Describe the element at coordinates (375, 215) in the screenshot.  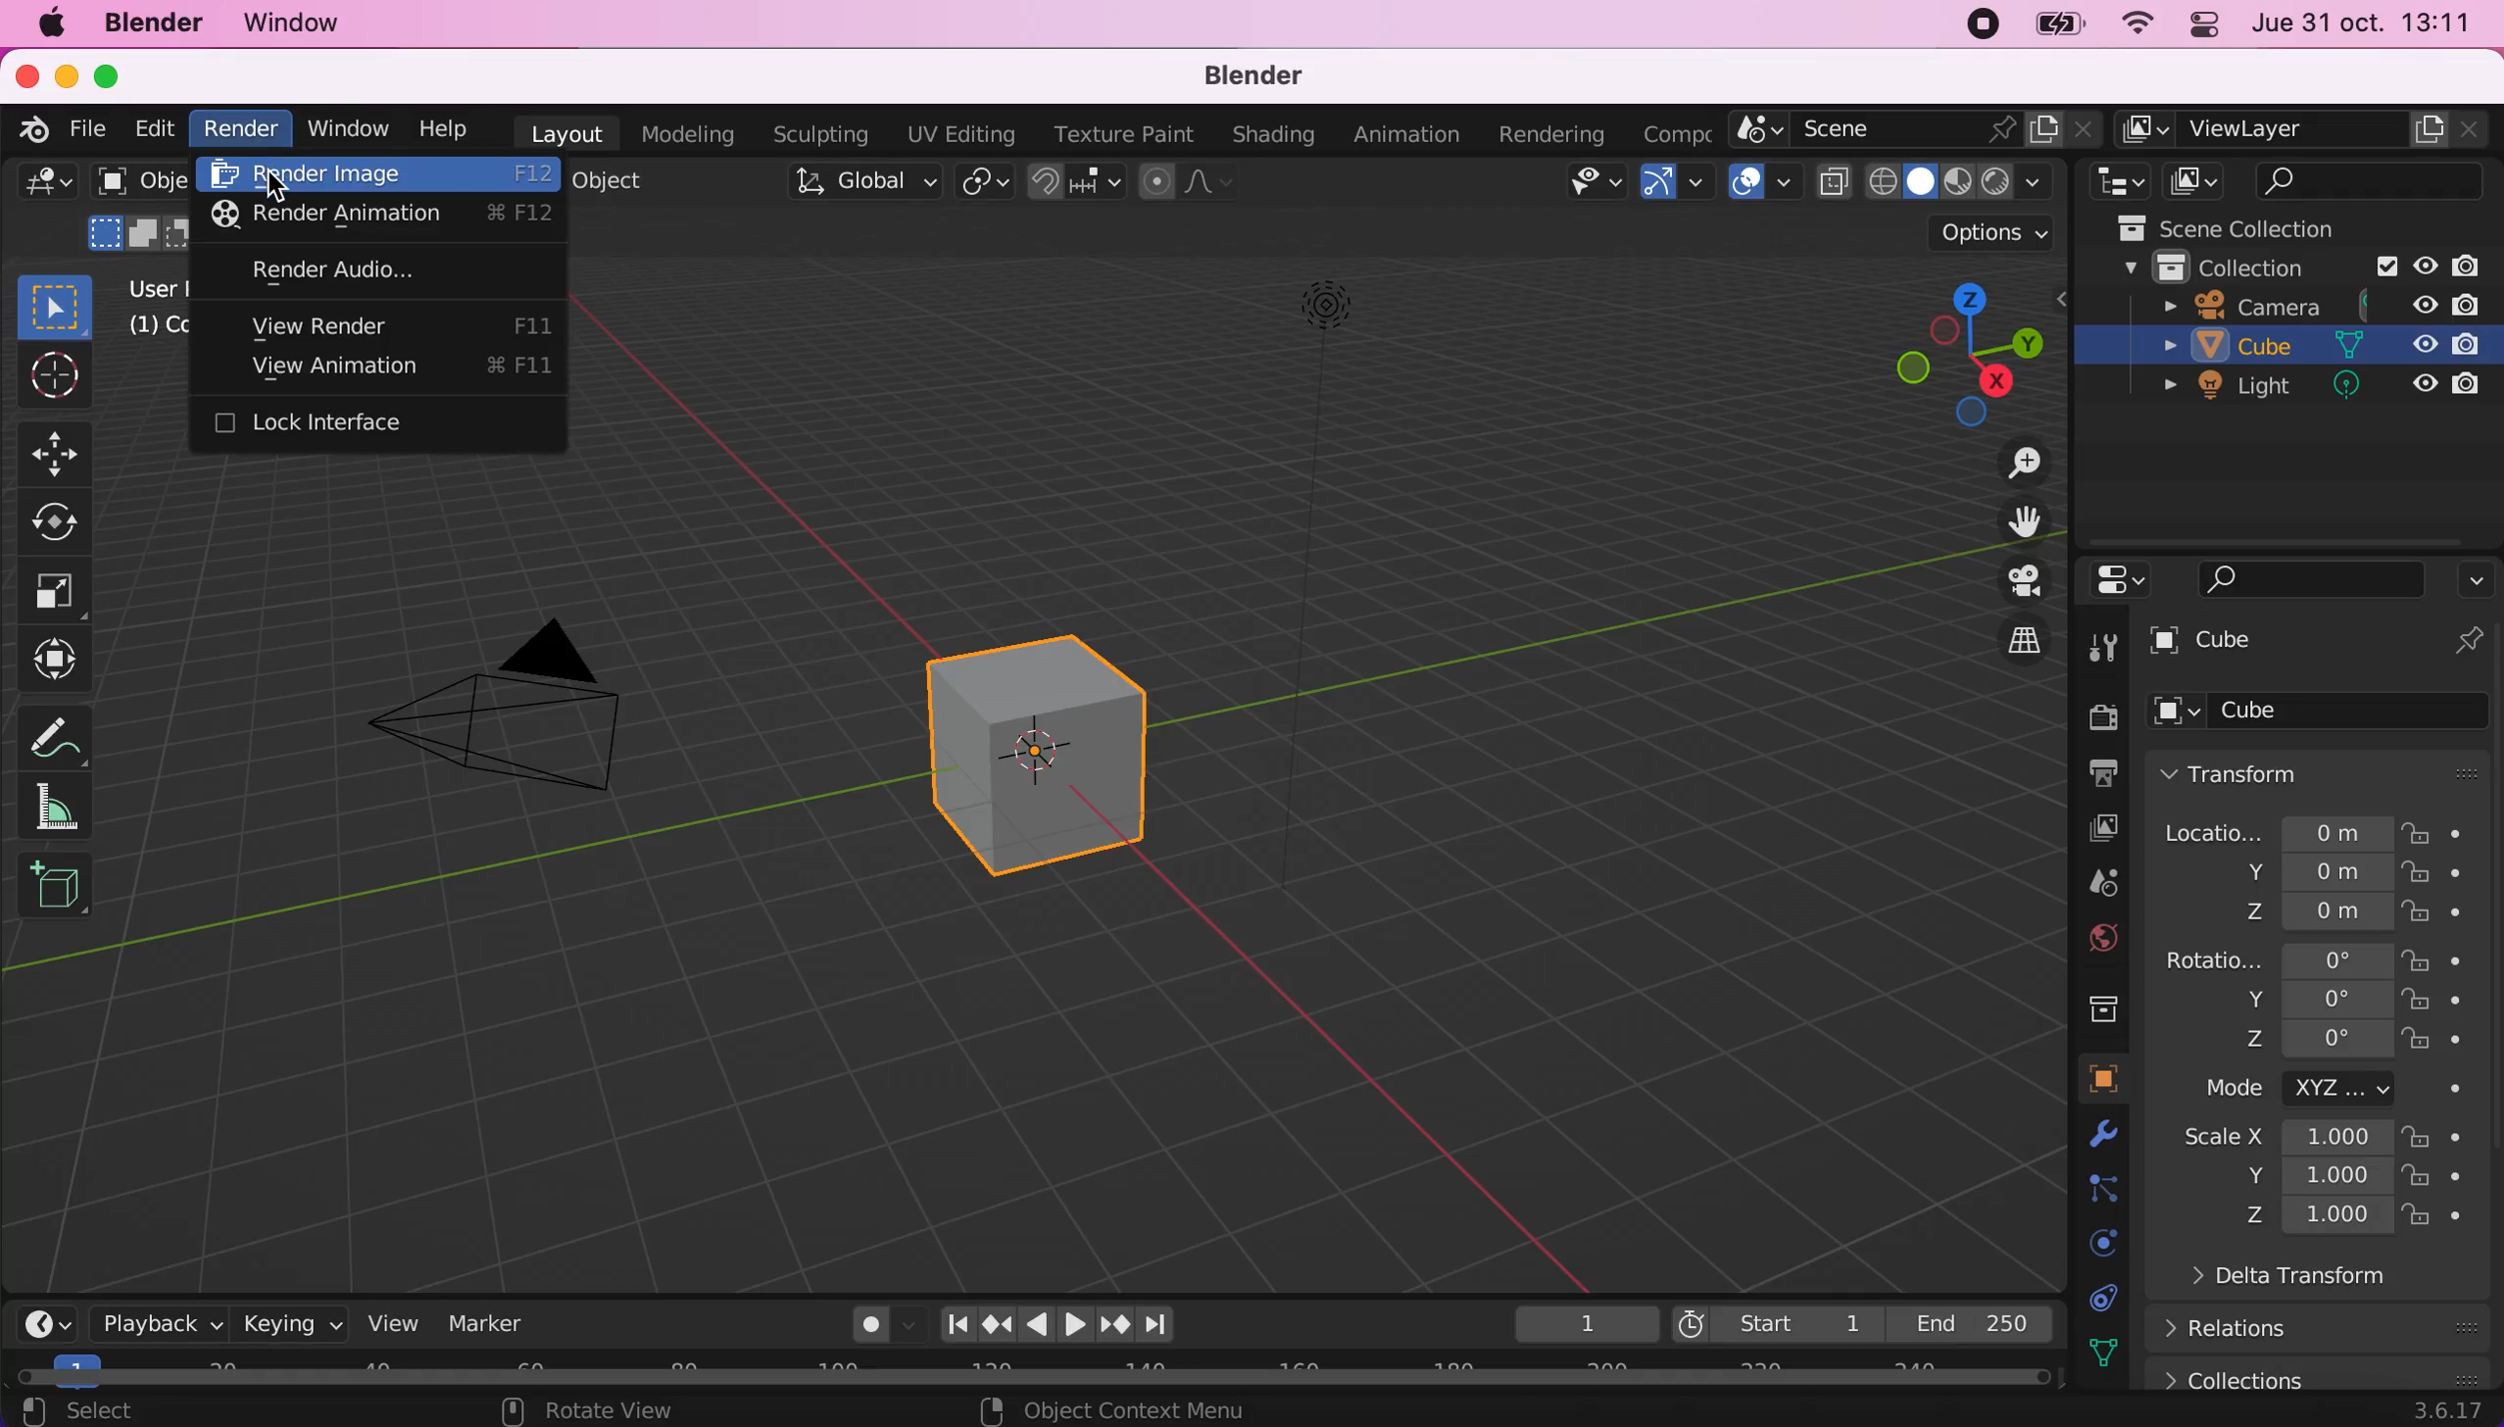
I see `render animation` at that location.